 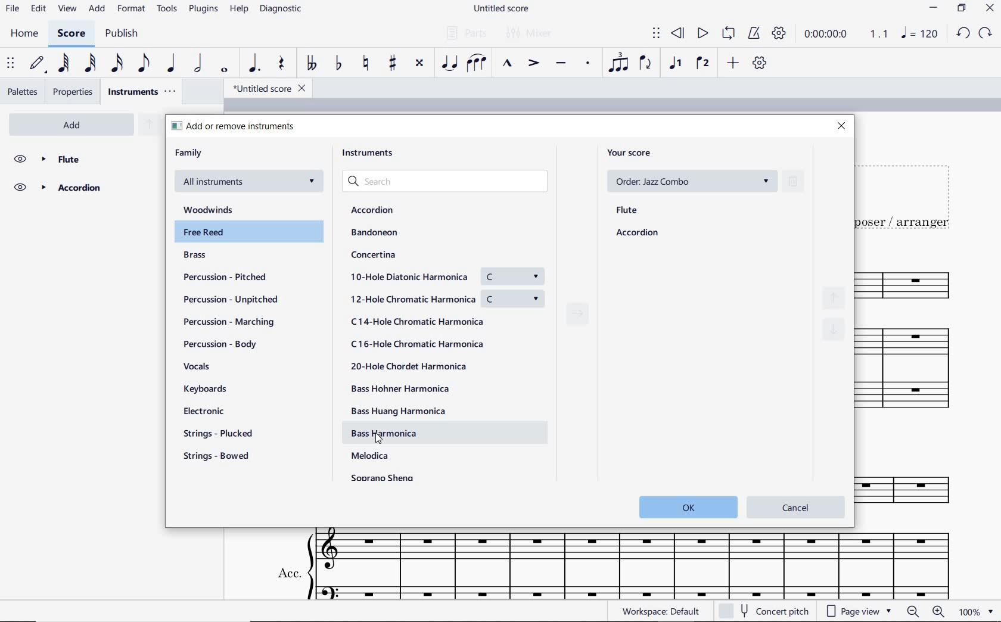 I want to click on workspace: default, so click(x=659, y=611).